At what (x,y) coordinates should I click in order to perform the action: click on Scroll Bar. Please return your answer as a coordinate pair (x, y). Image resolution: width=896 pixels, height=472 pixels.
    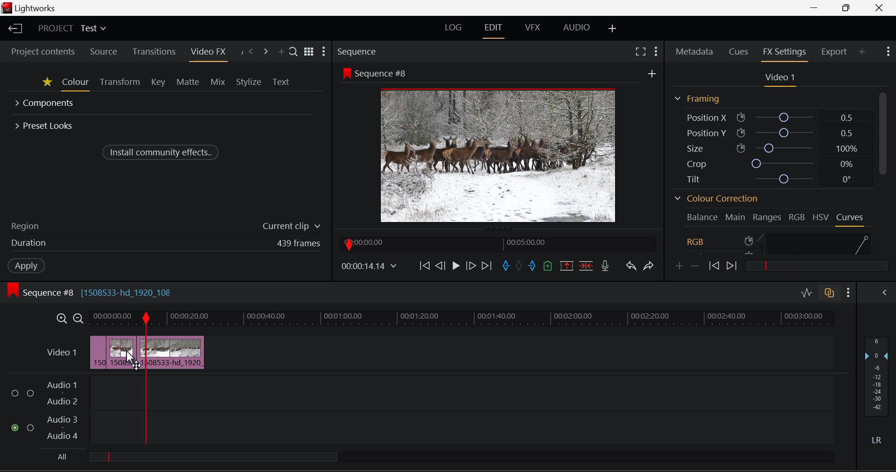
    Looking at the image, I should click on (885, 174).